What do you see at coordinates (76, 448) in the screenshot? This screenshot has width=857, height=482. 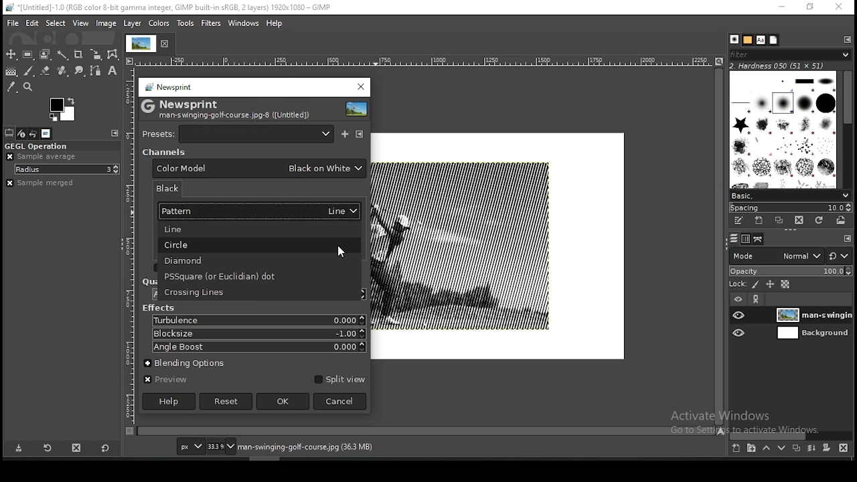 I see `delete tool preset` at bounding box center [76, 448].